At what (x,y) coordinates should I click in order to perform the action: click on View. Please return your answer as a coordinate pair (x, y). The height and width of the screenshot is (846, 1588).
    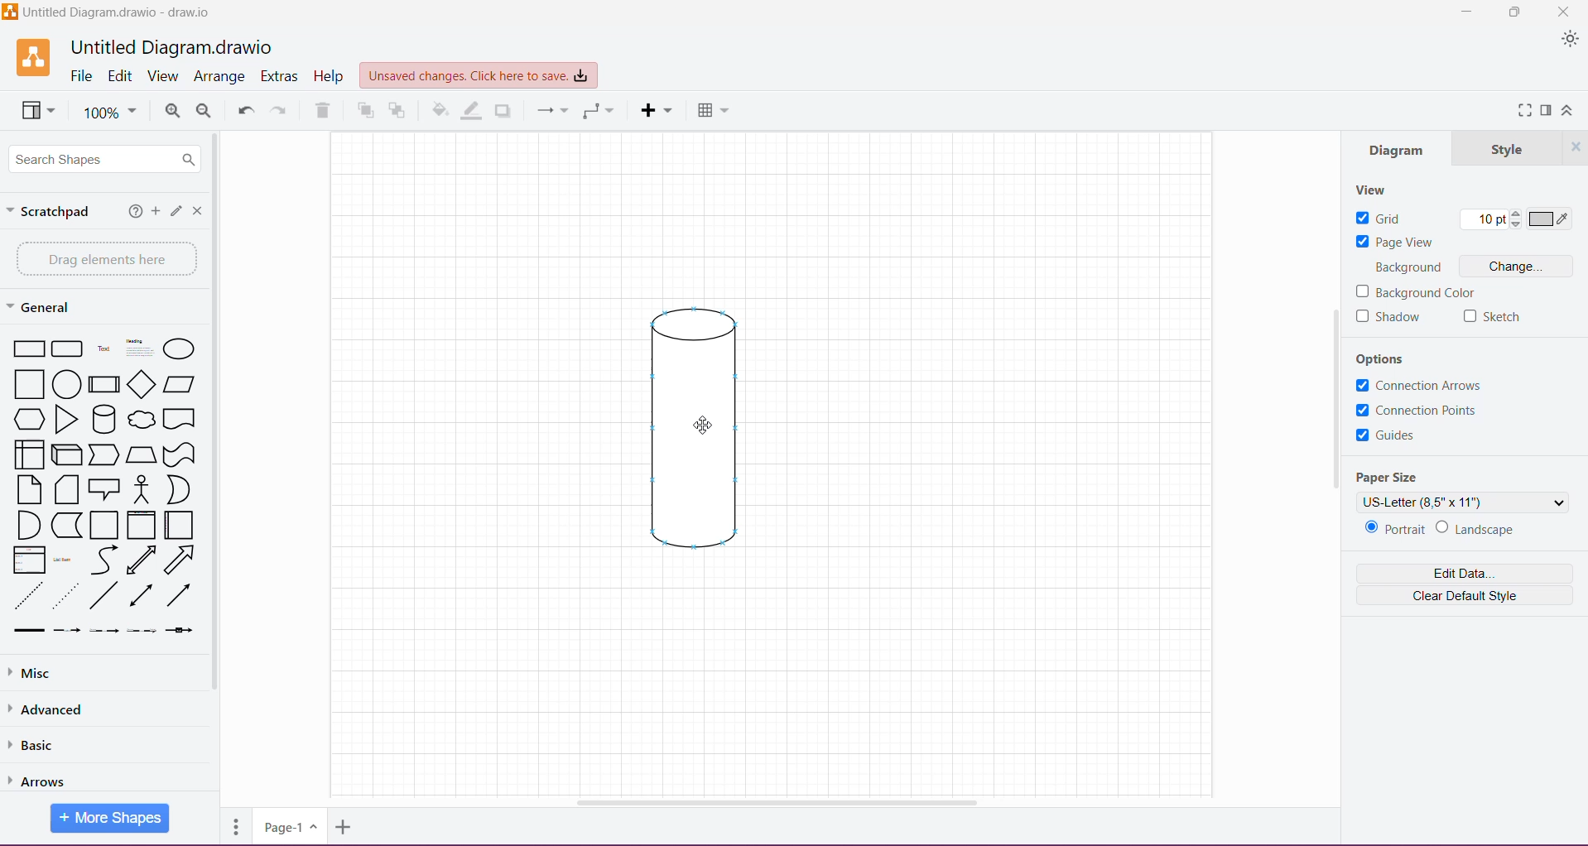
    Looking at the image, I should click on (36, 113).